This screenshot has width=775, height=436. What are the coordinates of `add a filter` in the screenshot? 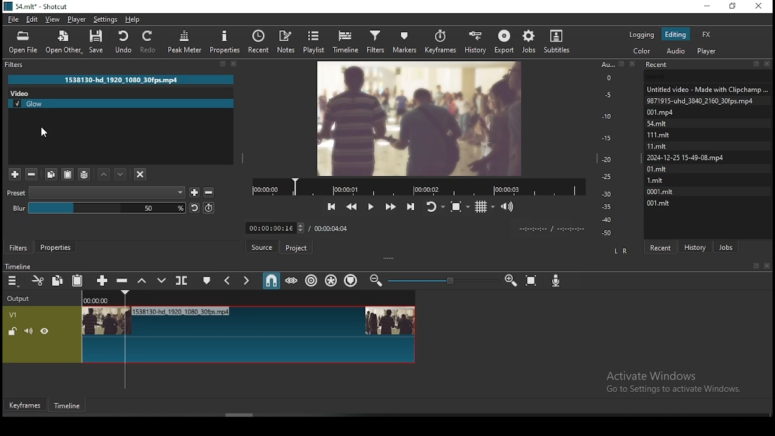 It's located at (15, 175).